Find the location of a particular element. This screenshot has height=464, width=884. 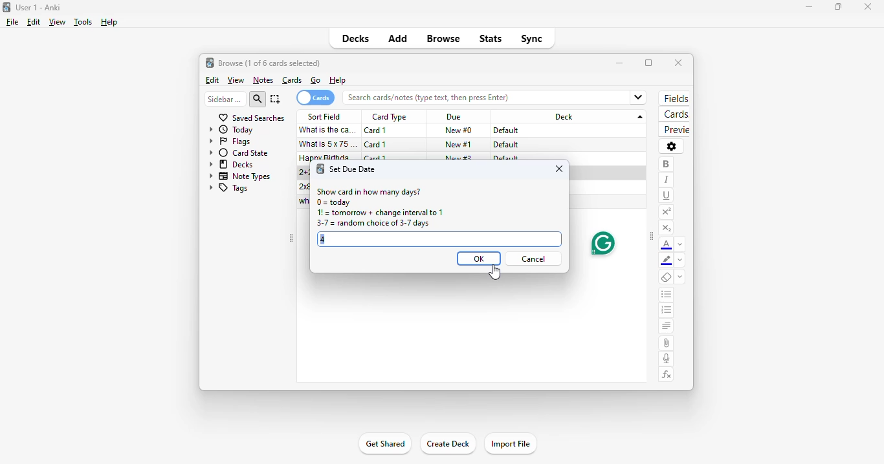

minimize is located at coordinates (805, 7).